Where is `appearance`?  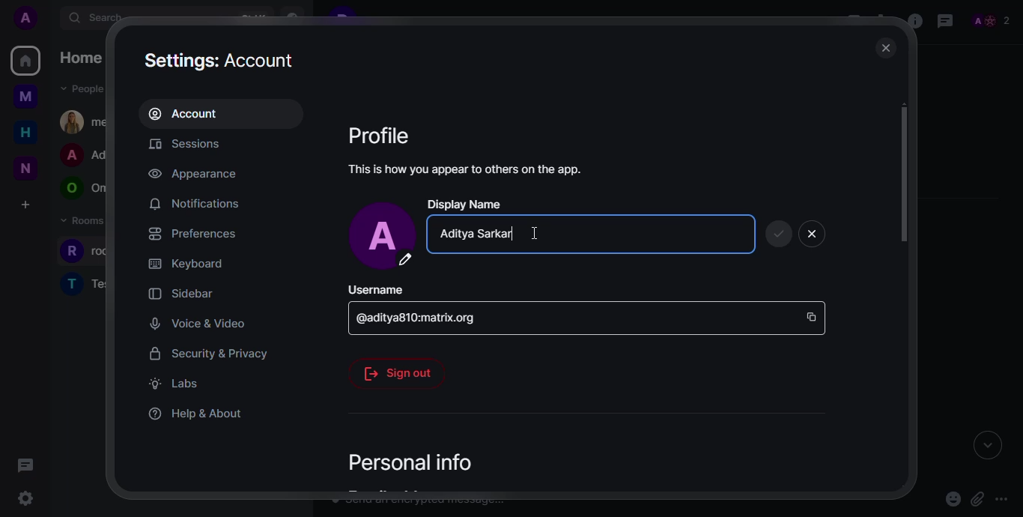
appearance is located at coordinates (194, 174).